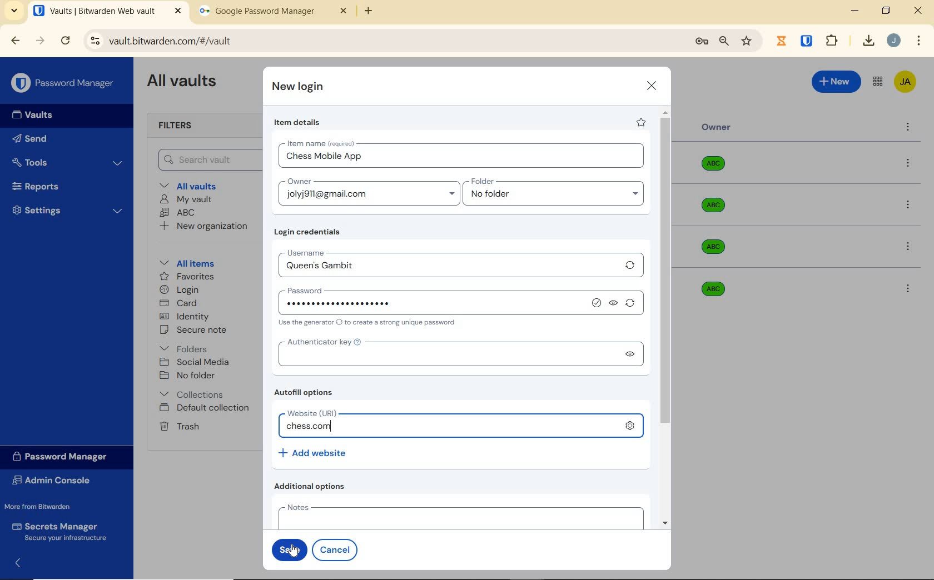 The height and width of the screenshot is (580, 934). Describe the element at coordinates (186, 199) in the screenshot. I see `My Vault` at that location.